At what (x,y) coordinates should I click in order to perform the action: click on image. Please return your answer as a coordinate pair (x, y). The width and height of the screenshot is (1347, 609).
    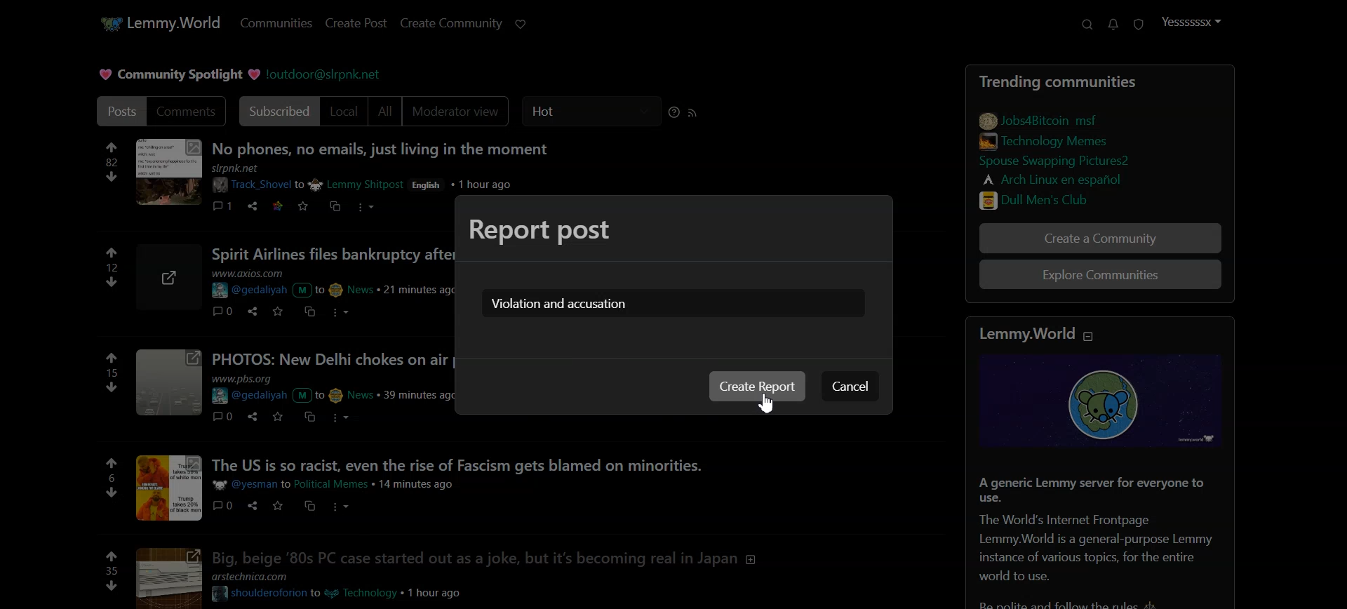
    Looking at the image, I should click on (1106, 402).